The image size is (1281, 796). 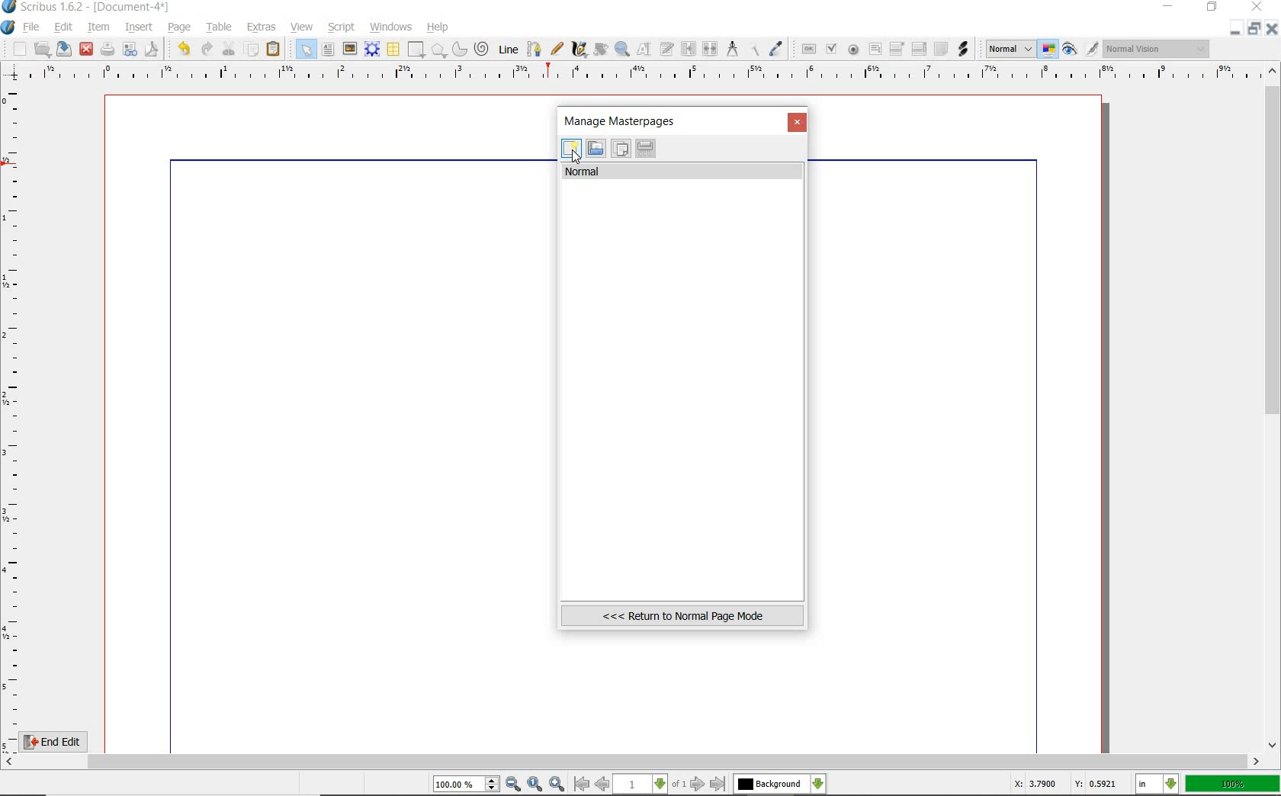 I want to click on pdf list box, so click(x=918, y=50).